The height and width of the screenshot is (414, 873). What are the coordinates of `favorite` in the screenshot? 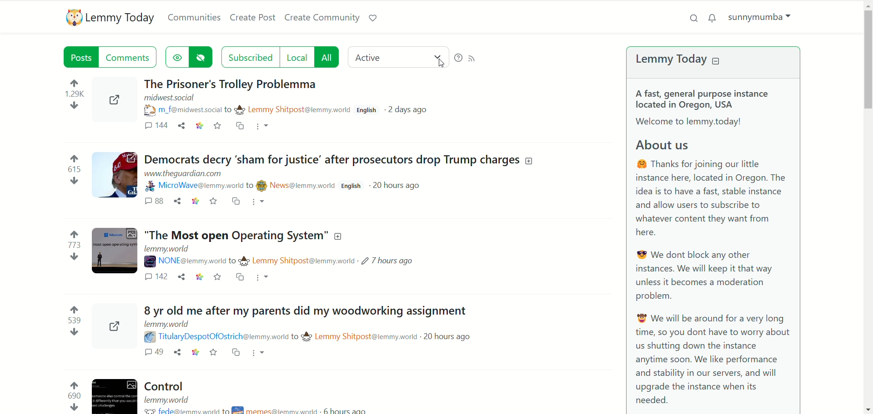 It's located at (213, 203).